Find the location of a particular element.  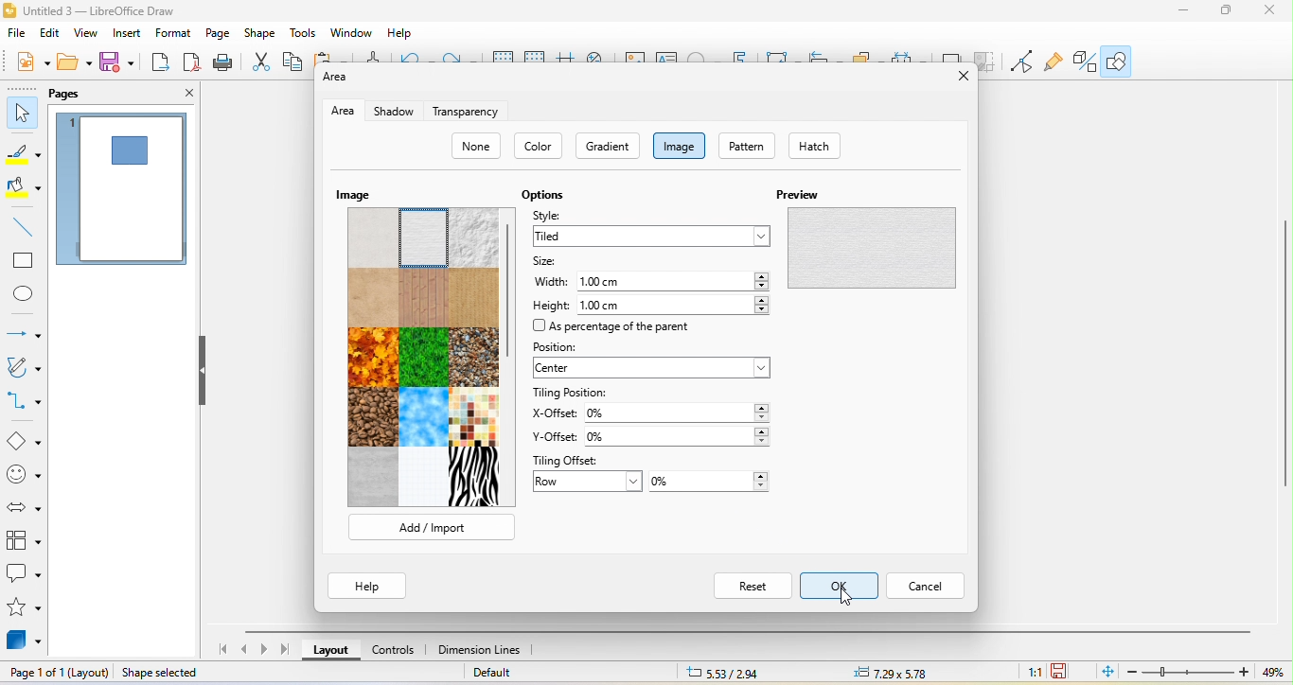

undo is located at coordinates (416, 57).